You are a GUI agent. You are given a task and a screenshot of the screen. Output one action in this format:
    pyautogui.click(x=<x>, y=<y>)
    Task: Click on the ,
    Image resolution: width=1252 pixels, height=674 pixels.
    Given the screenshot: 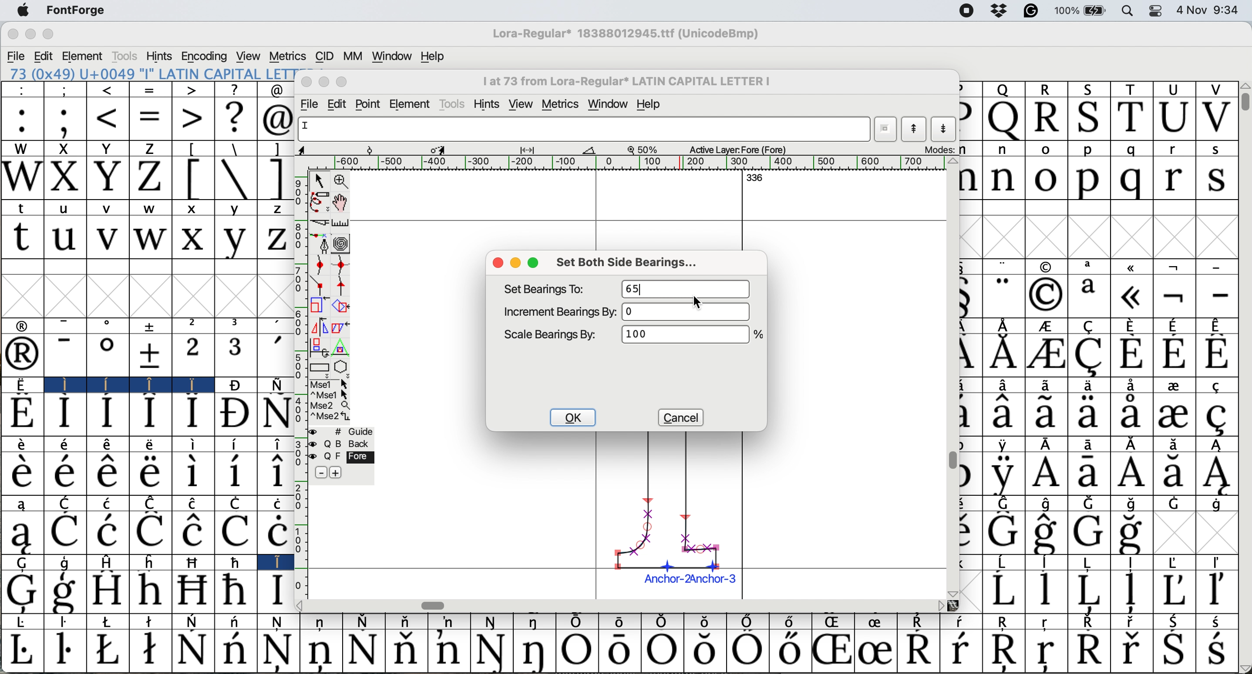 What is the action you would take?
    pyautogui.click(x=278, y=326)
    